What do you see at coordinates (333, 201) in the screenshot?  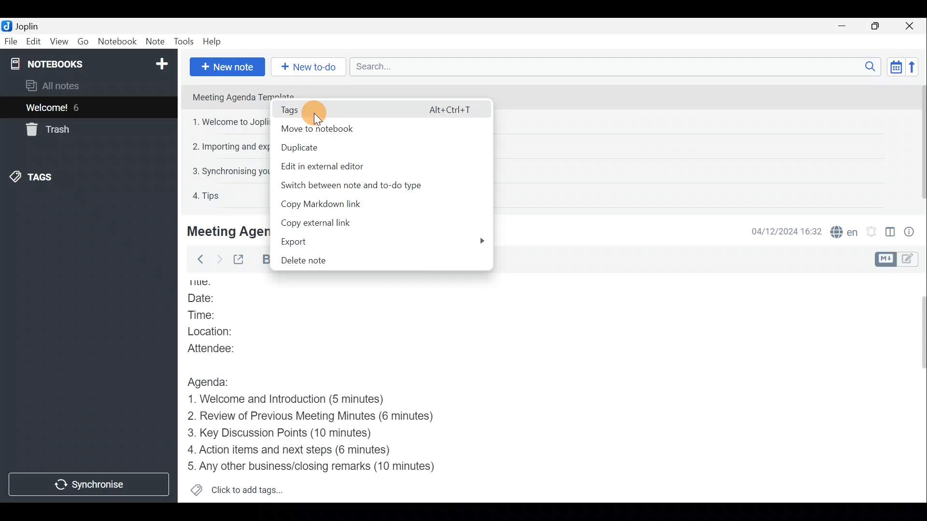 I see `Copy markdown link` at bounding box center [333, 201].